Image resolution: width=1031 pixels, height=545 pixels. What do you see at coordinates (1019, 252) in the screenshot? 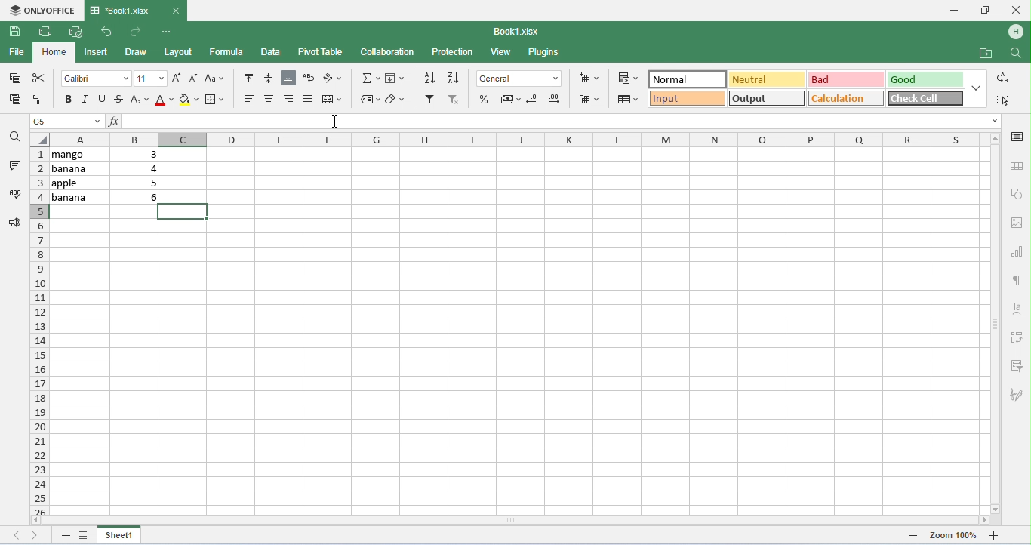
I see `chart settings` at bounding box center [1019, 252].